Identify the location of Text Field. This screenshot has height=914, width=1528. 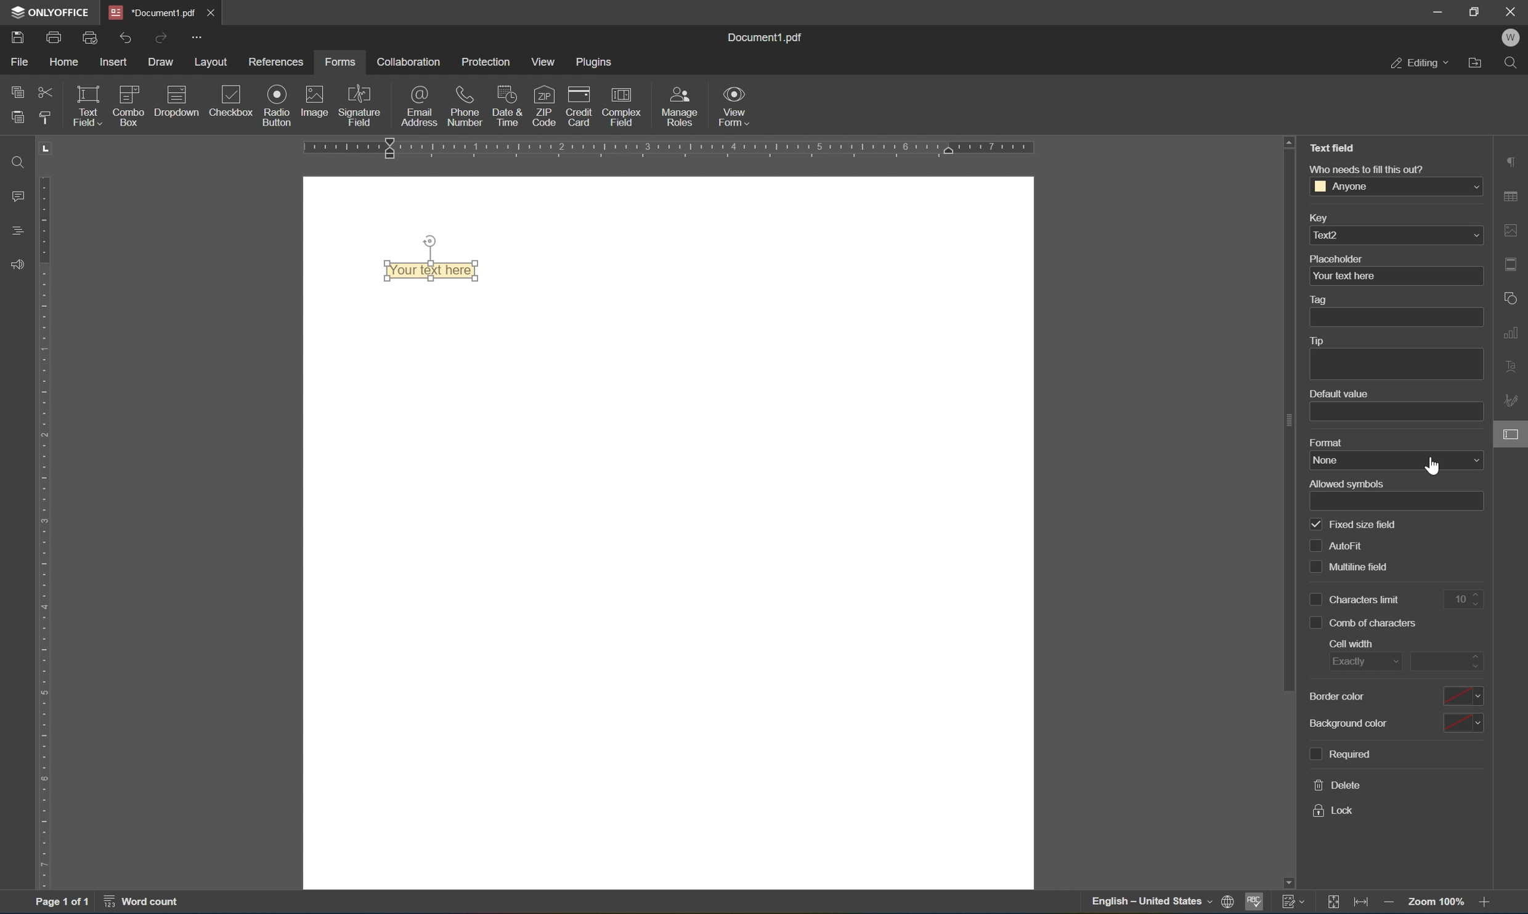
(1334, 148).